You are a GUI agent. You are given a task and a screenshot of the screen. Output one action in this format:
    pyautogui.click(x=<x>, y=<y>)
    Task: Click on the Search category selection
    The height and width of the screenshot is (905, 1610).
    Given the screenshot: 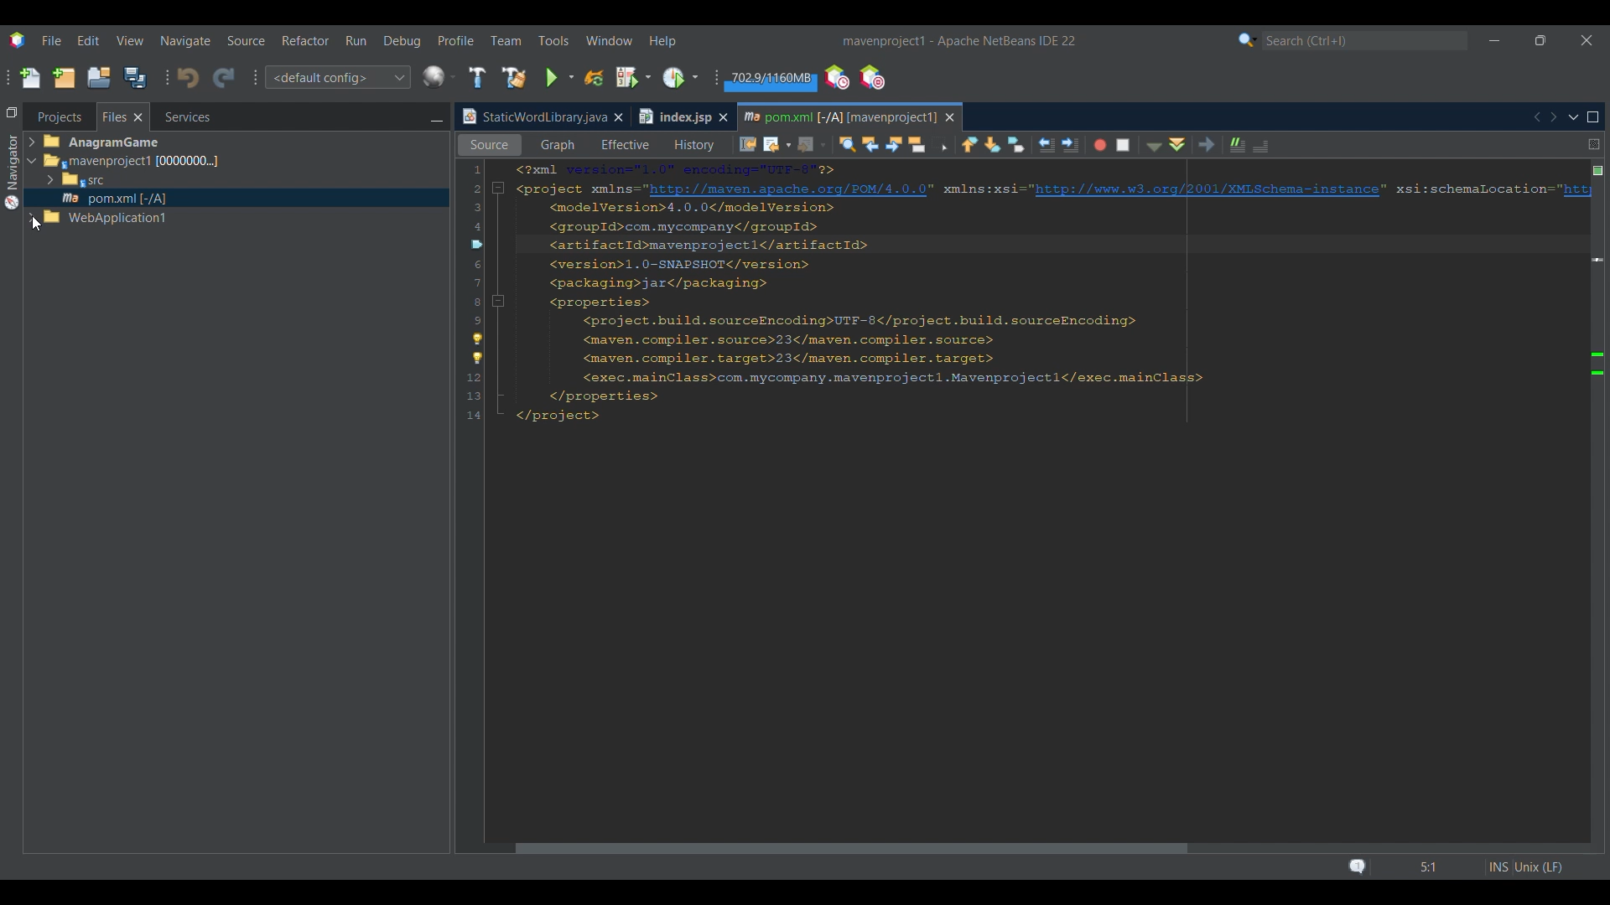 What is the action you would take?
    pyautogui.click(x=1248, y=40)
    